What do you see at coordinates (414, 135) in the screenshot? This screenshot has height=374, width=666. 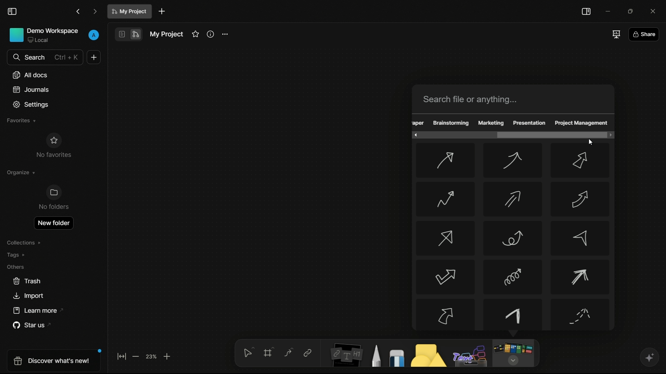 I see `scroll left` at bounding box center [414, 135].